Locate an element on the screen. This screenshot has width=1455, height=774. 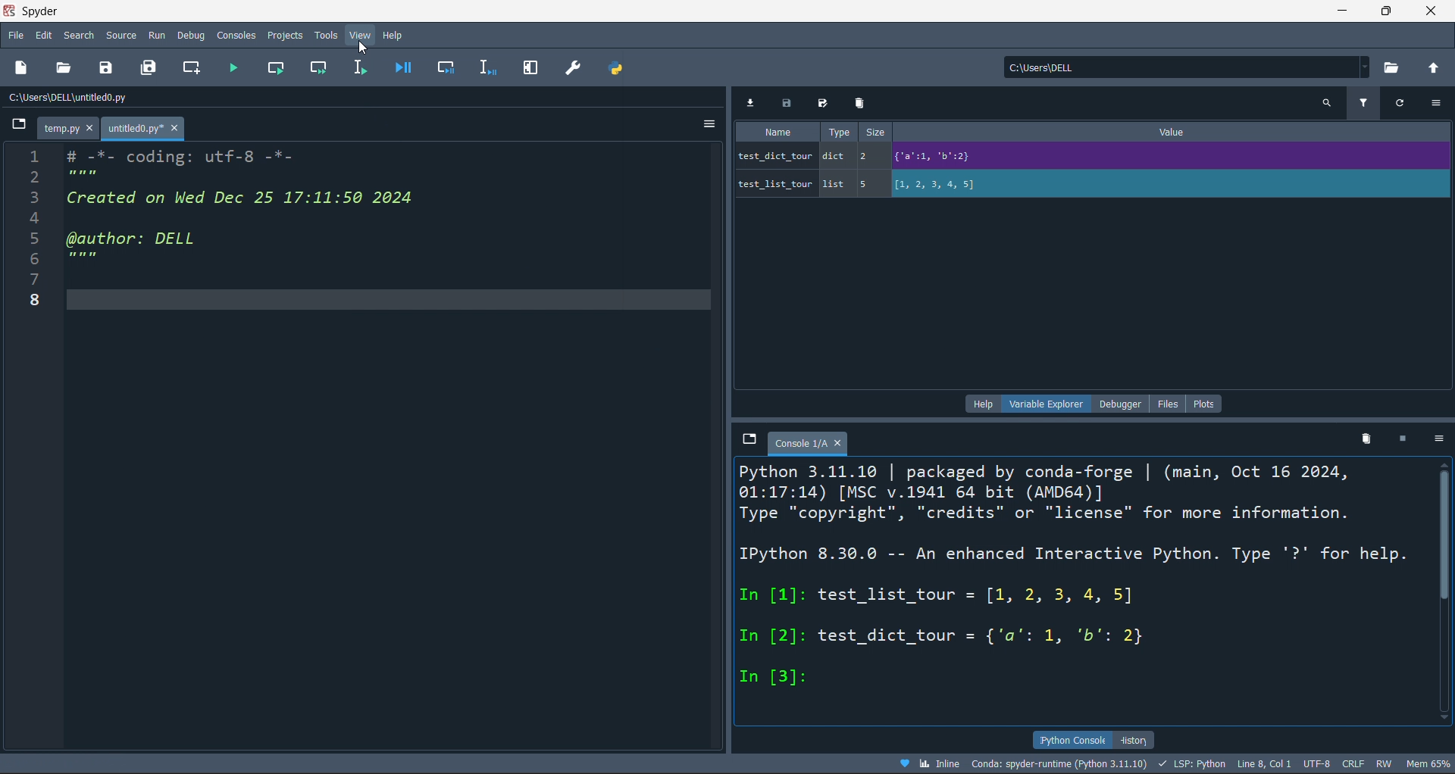
2 is located at coordinates (869, 155).